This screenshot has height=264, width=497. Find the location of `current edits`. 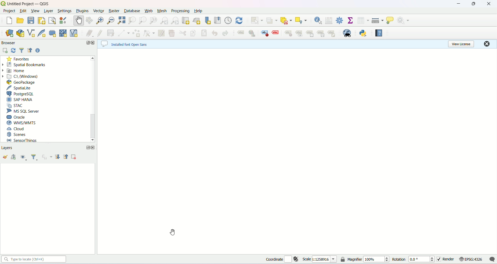

current edits is located at coordinates (90, 33).